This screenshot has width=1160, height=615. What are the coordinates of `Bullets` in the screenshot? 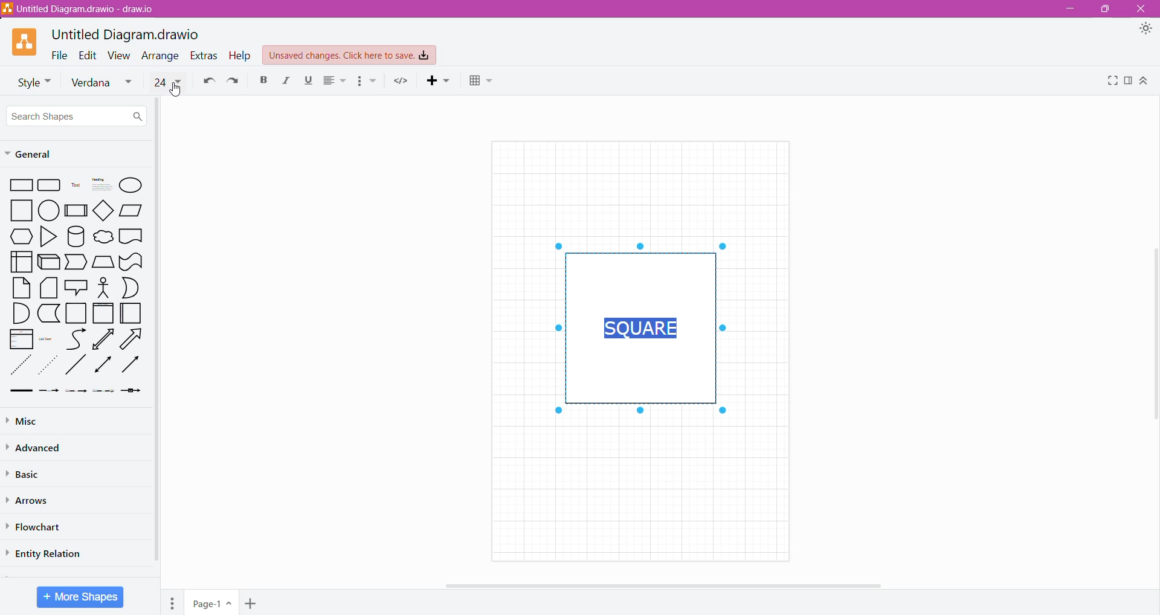 It's located at (367, 82).